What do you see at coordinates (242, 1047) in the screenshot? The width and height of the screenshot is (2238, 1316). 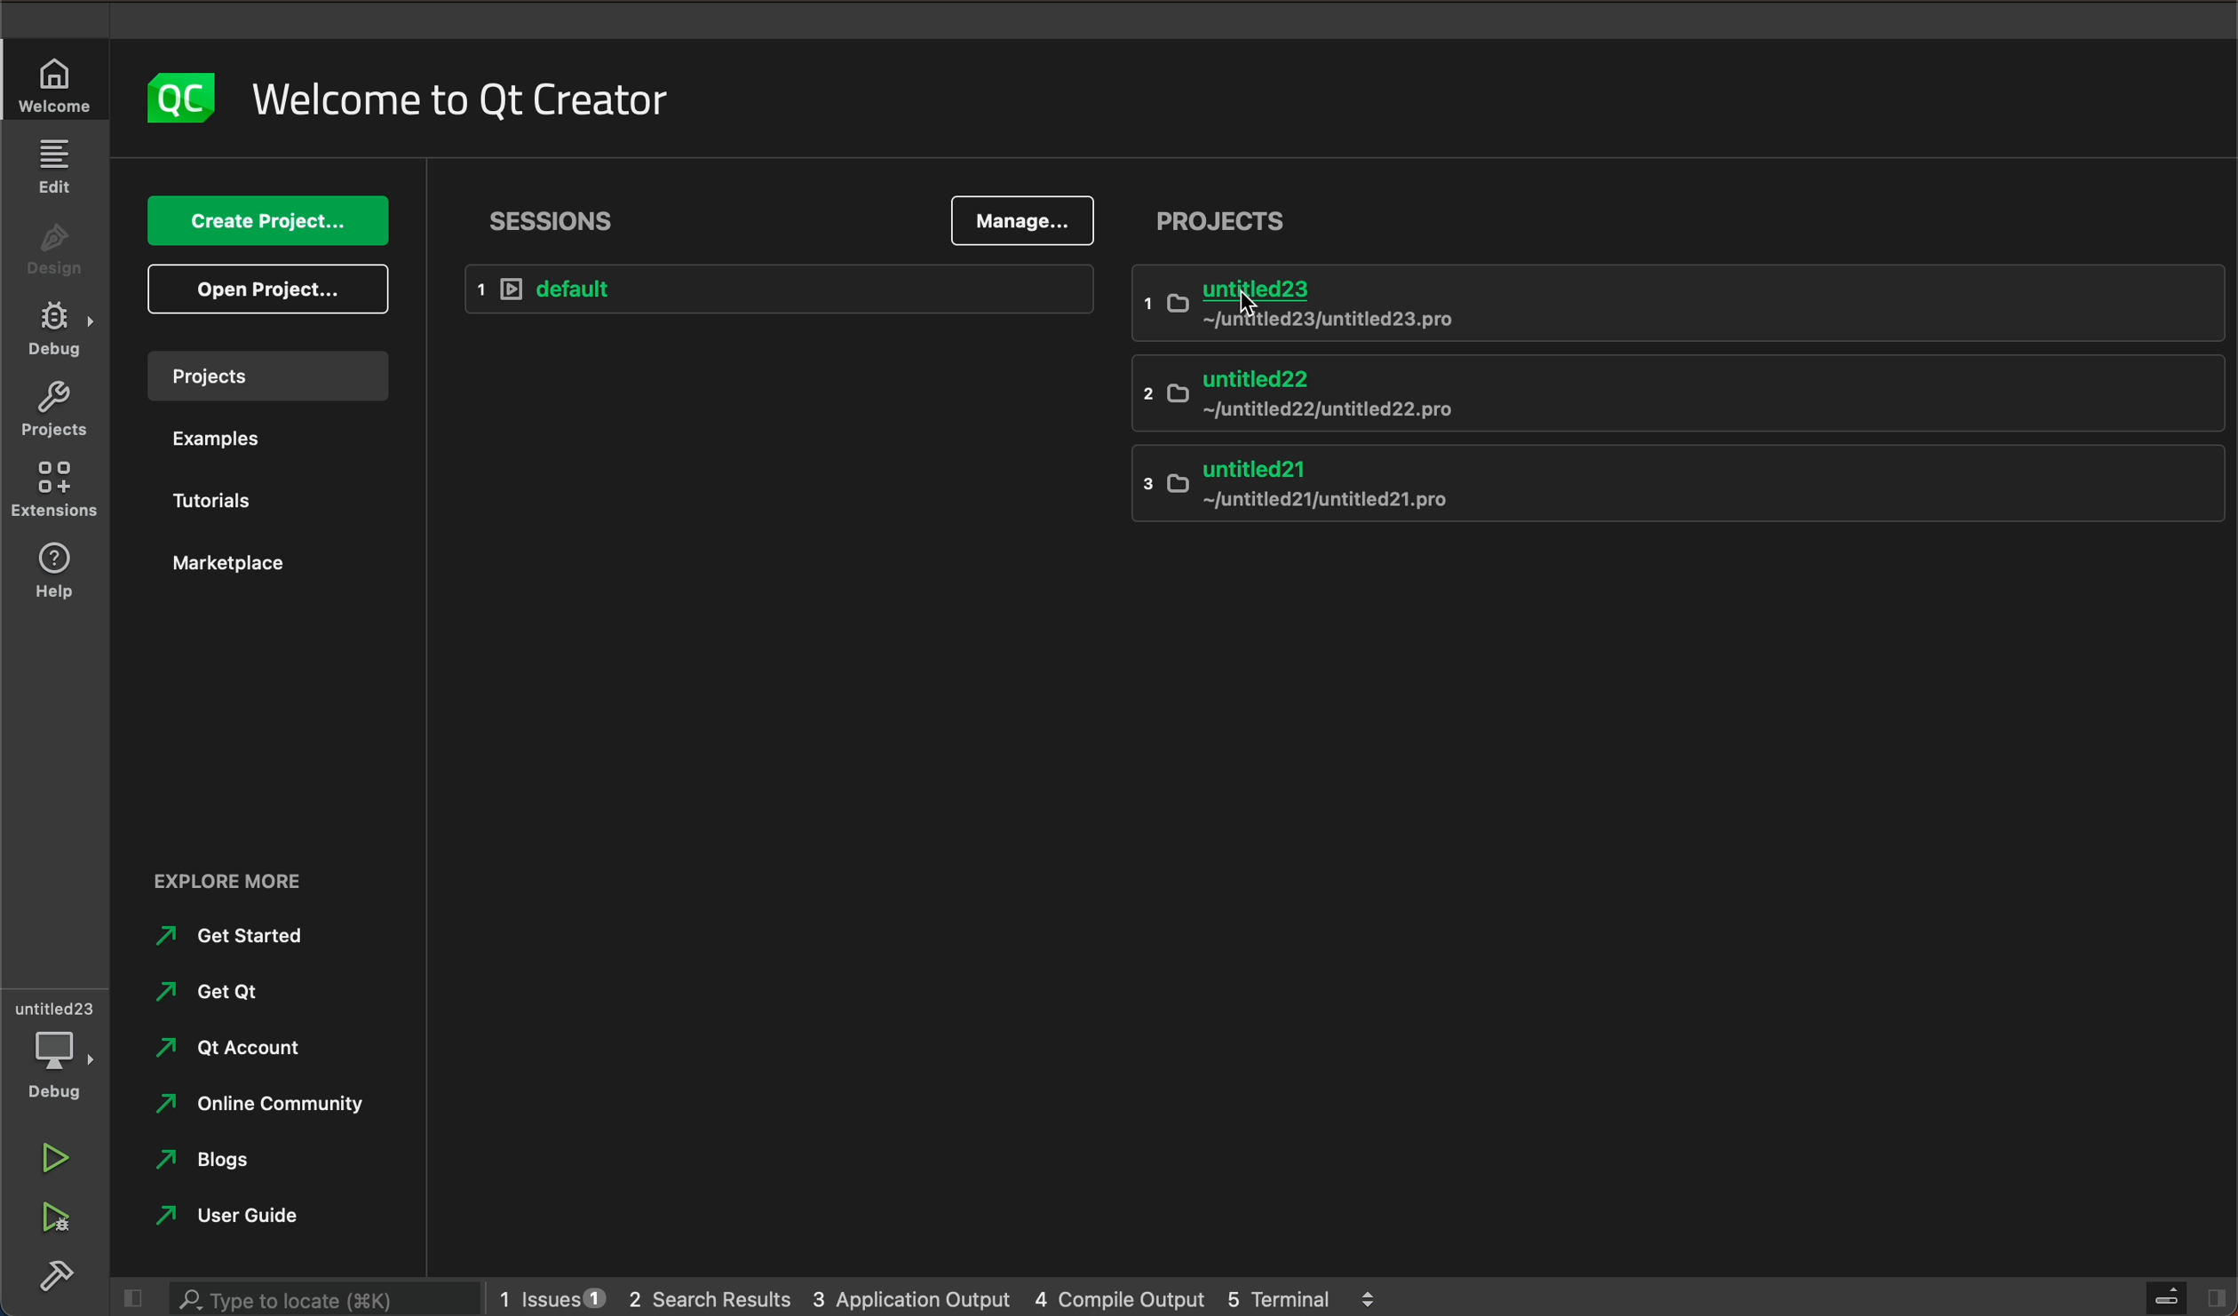 I see `qt account` at bounding box center [242, 1047].